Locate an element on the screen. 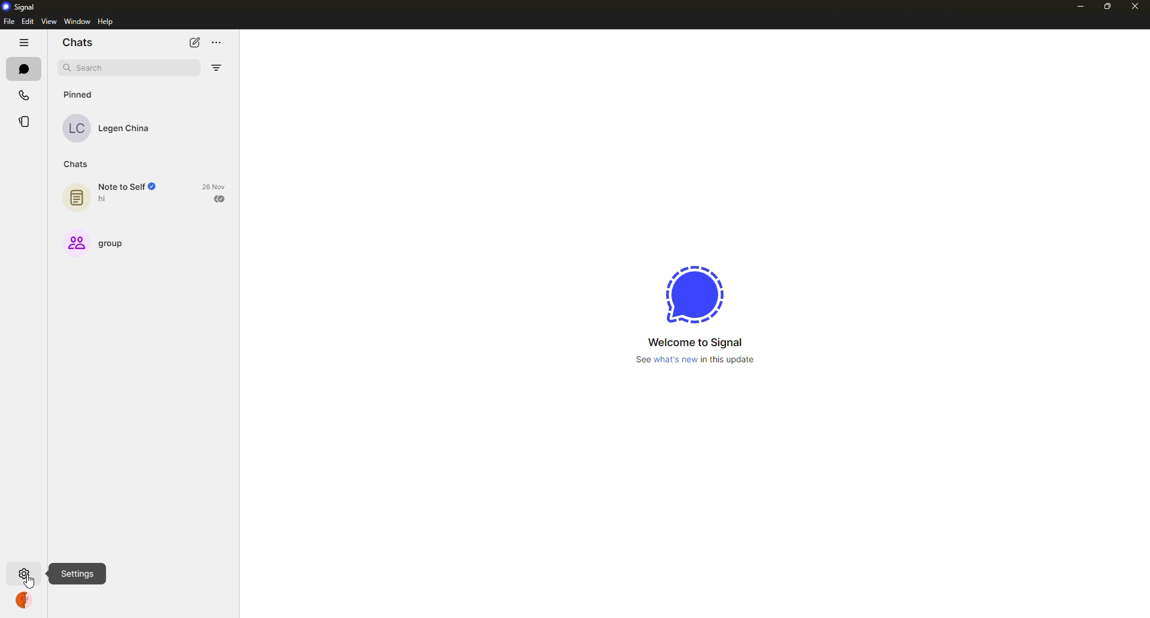 The image size is (1150, 618). Legen China is located at coordinates (125, 129).